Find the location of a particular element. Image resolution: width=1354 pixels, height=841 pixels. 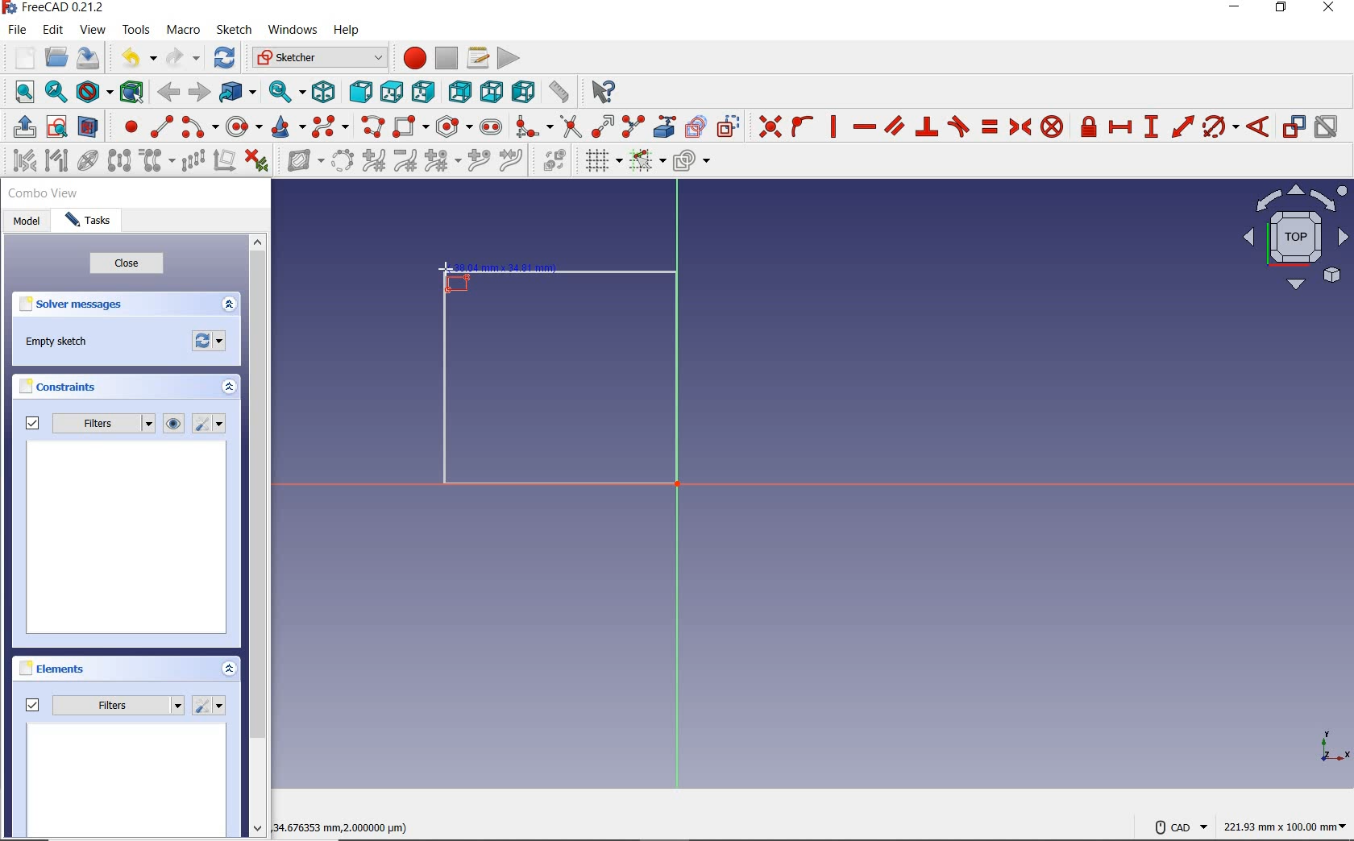

close is located at coordinates (1333, 9).